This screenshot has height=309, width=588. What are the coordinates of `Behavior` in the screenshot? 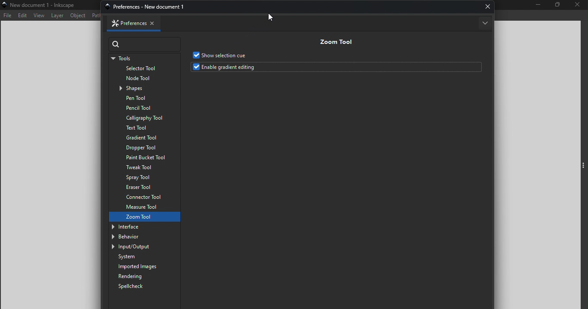 It's located at (134, 236).